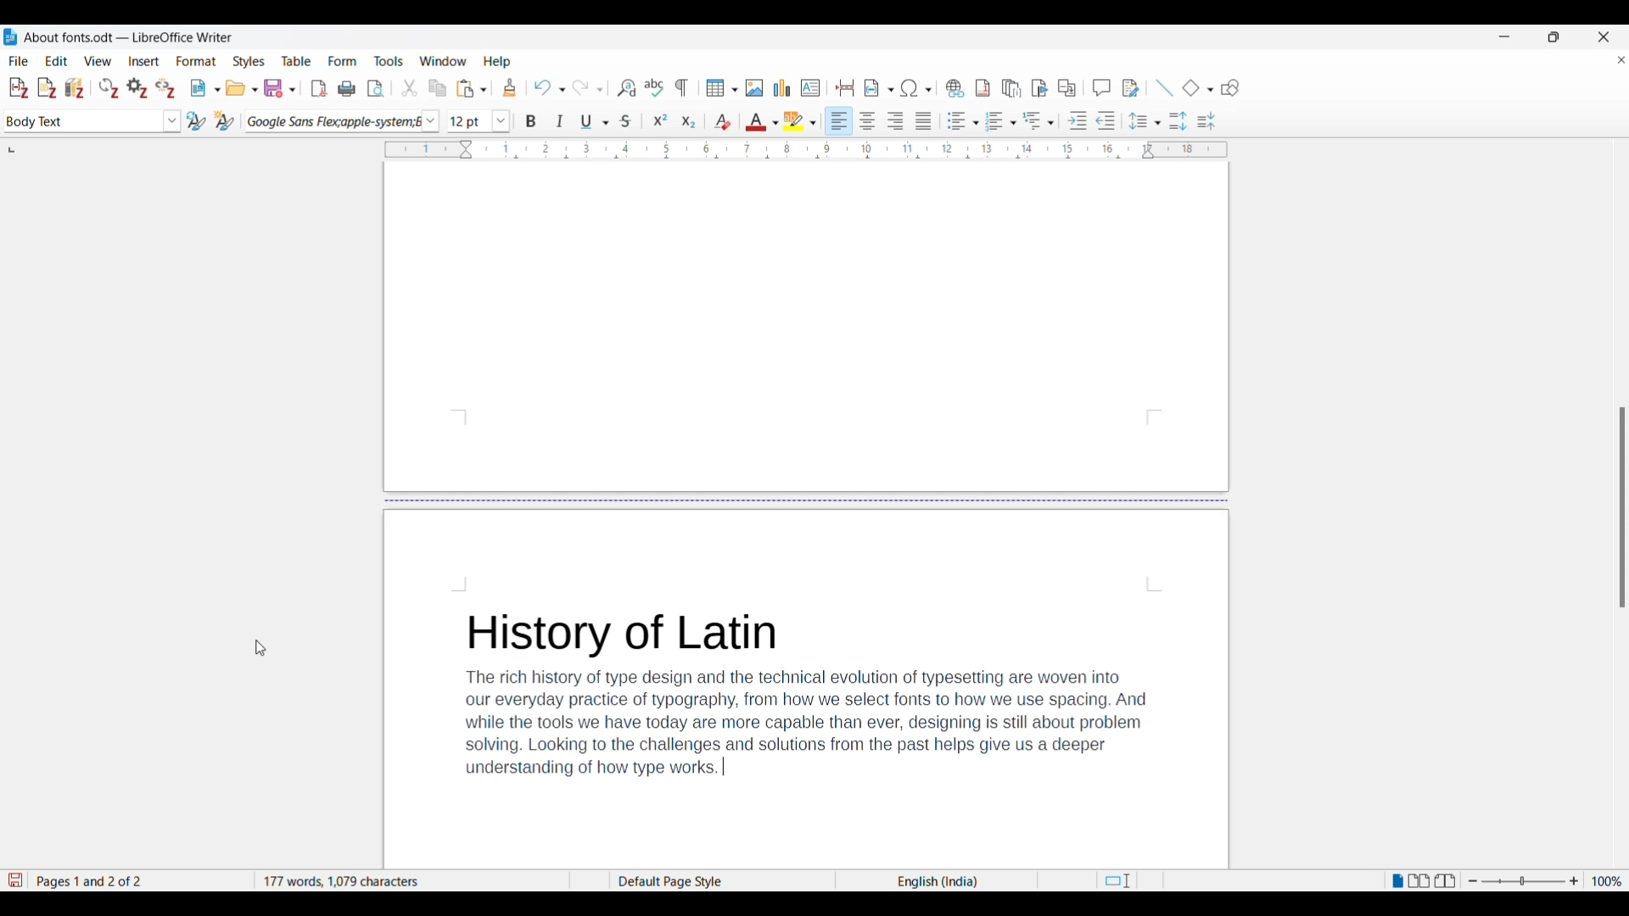  I want to click on Paste options, so click(472, 88).